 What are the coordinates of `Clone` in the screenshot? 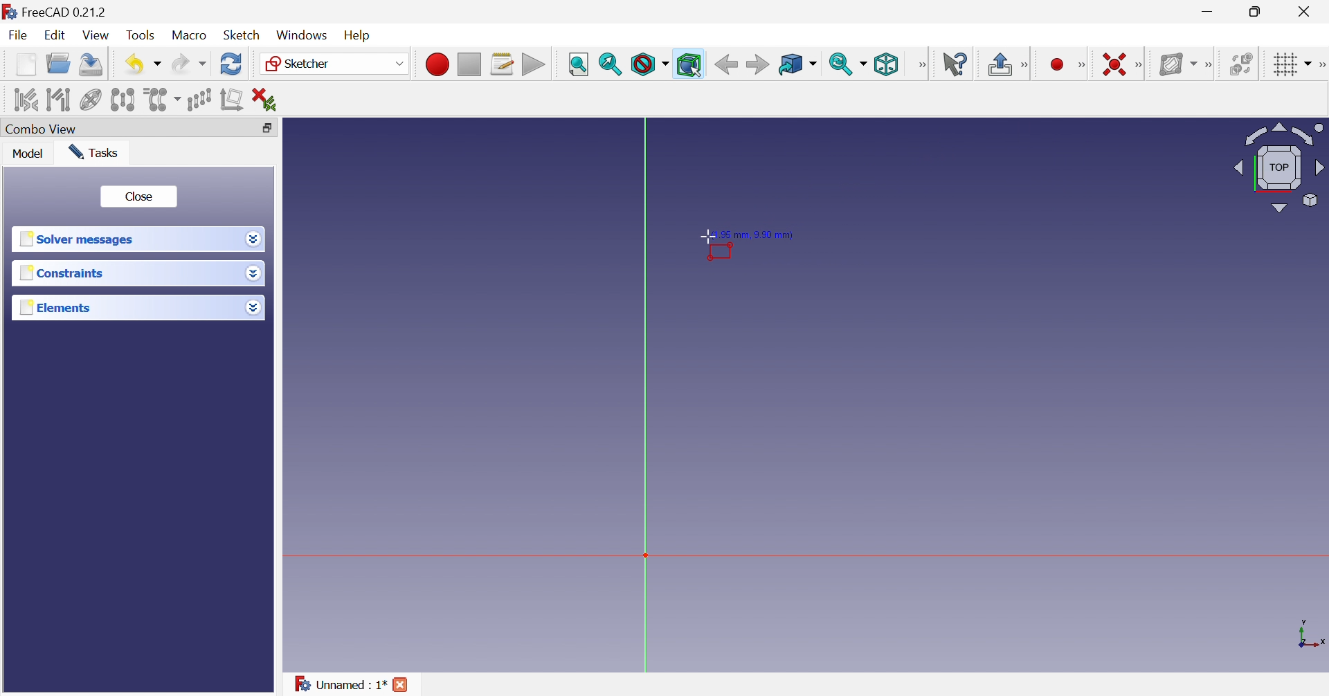 It's located at (161, 100).